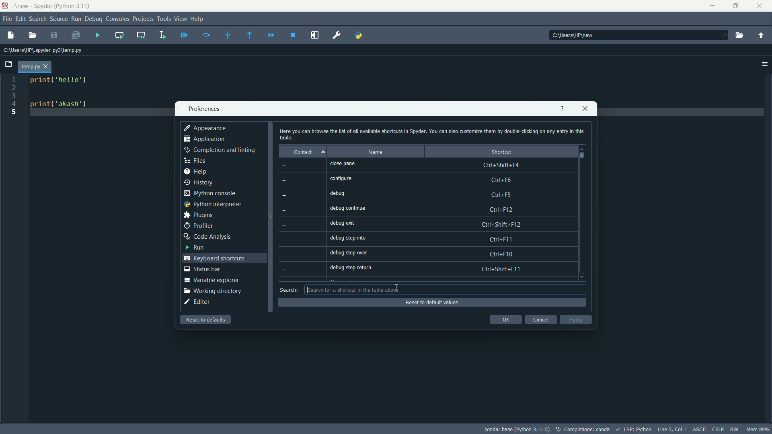 This screenshot has width=772, height=434. Describe the element at coordinates (423, 180) in the screenshot. I see `-, configure, ctrl+f6` at that location.